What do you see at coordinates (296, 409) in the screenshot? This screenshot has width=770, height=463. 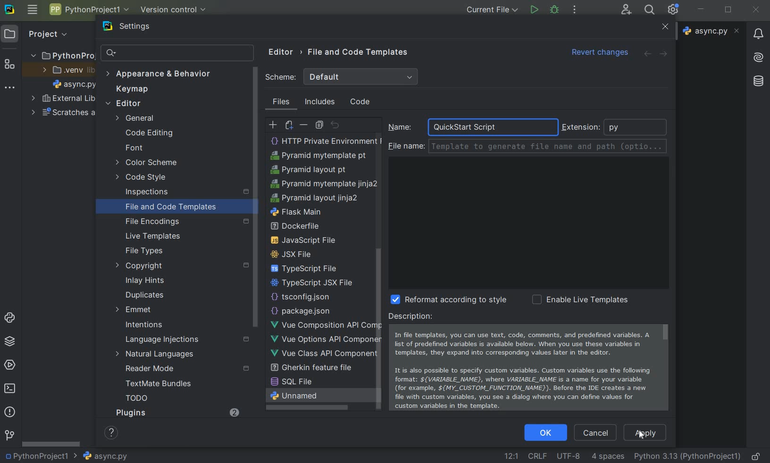 I see `flask main` at bounding box center [296, 409].